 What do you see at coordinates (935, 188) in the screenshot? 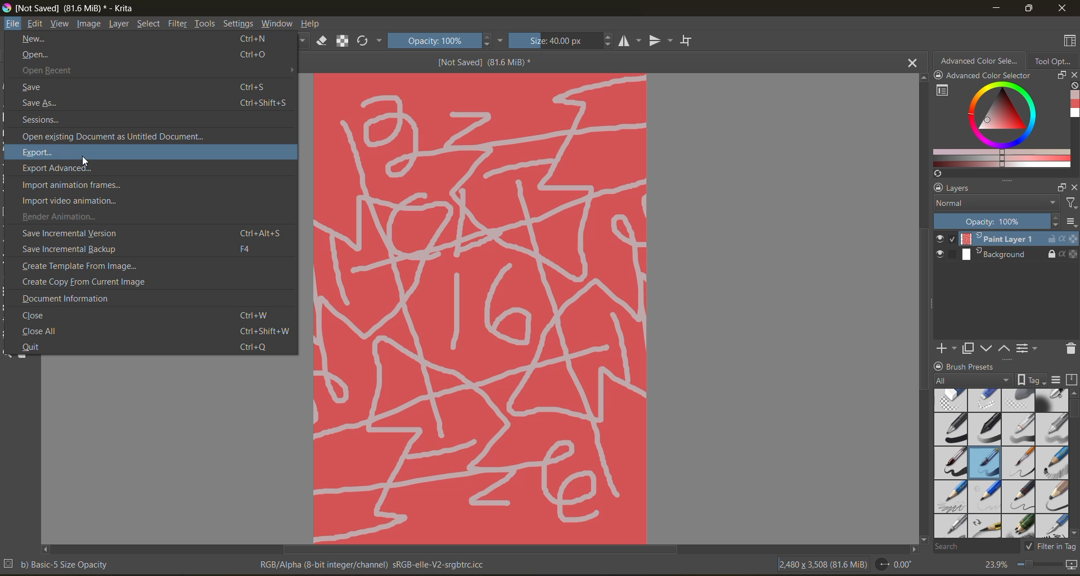
I see `lock/unlock docker` at bounding box center [935, 188].